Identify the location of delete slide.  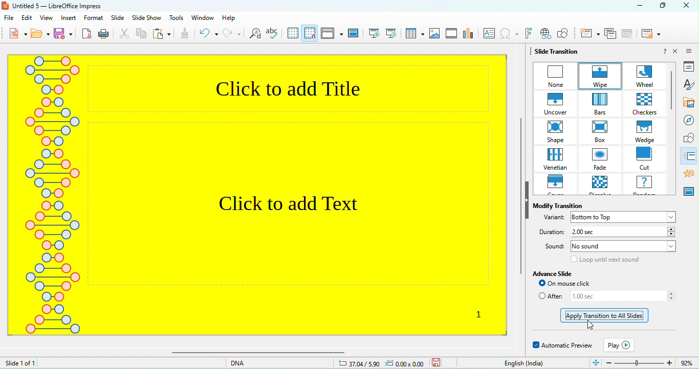
(627, 34).